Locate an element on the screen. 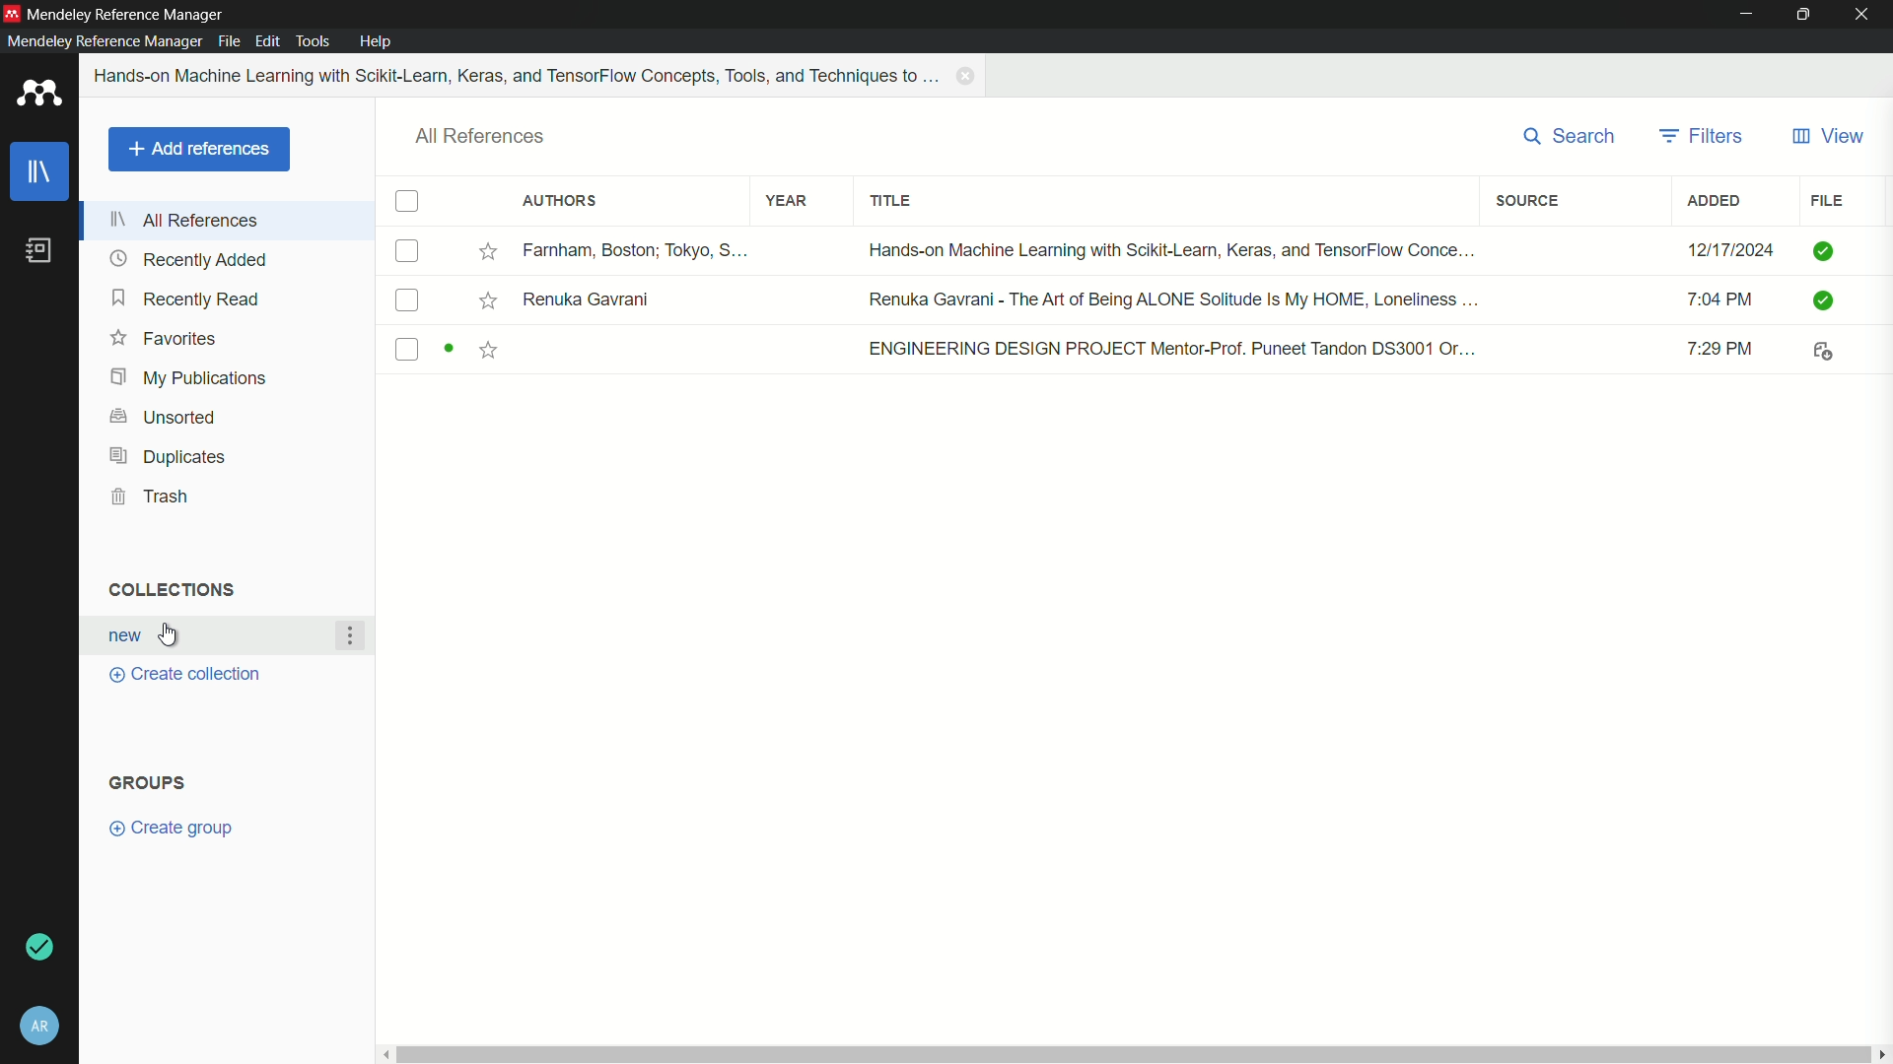 The width and height of the screenshot is (1893, 1064). book is located at coordinates (38, 251).